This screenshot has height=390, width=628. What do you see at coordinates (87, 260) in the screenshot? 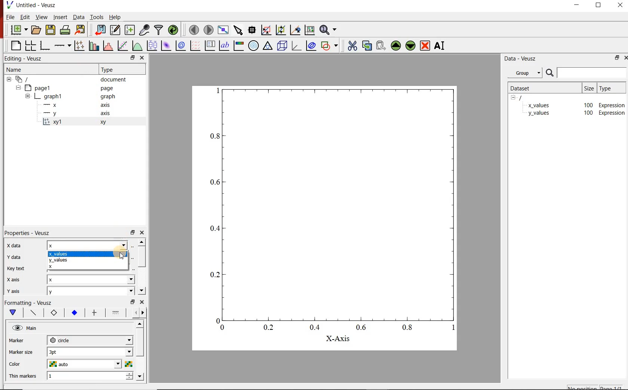
I see `y_values` at bounding box center [87, 260].